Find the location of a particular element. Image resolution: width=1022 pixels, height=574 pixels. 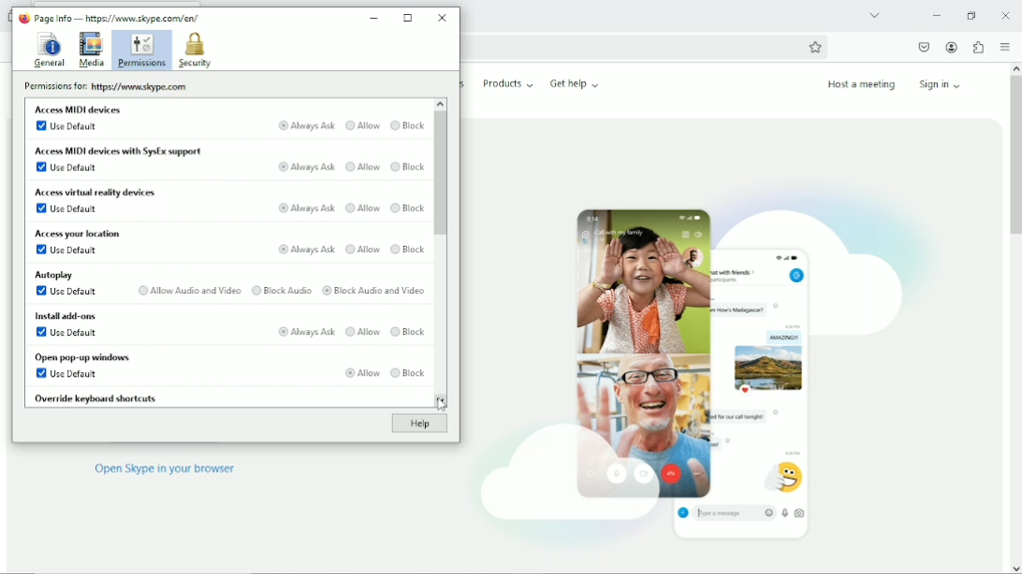

Block audio is located at coordinates (280, 289).